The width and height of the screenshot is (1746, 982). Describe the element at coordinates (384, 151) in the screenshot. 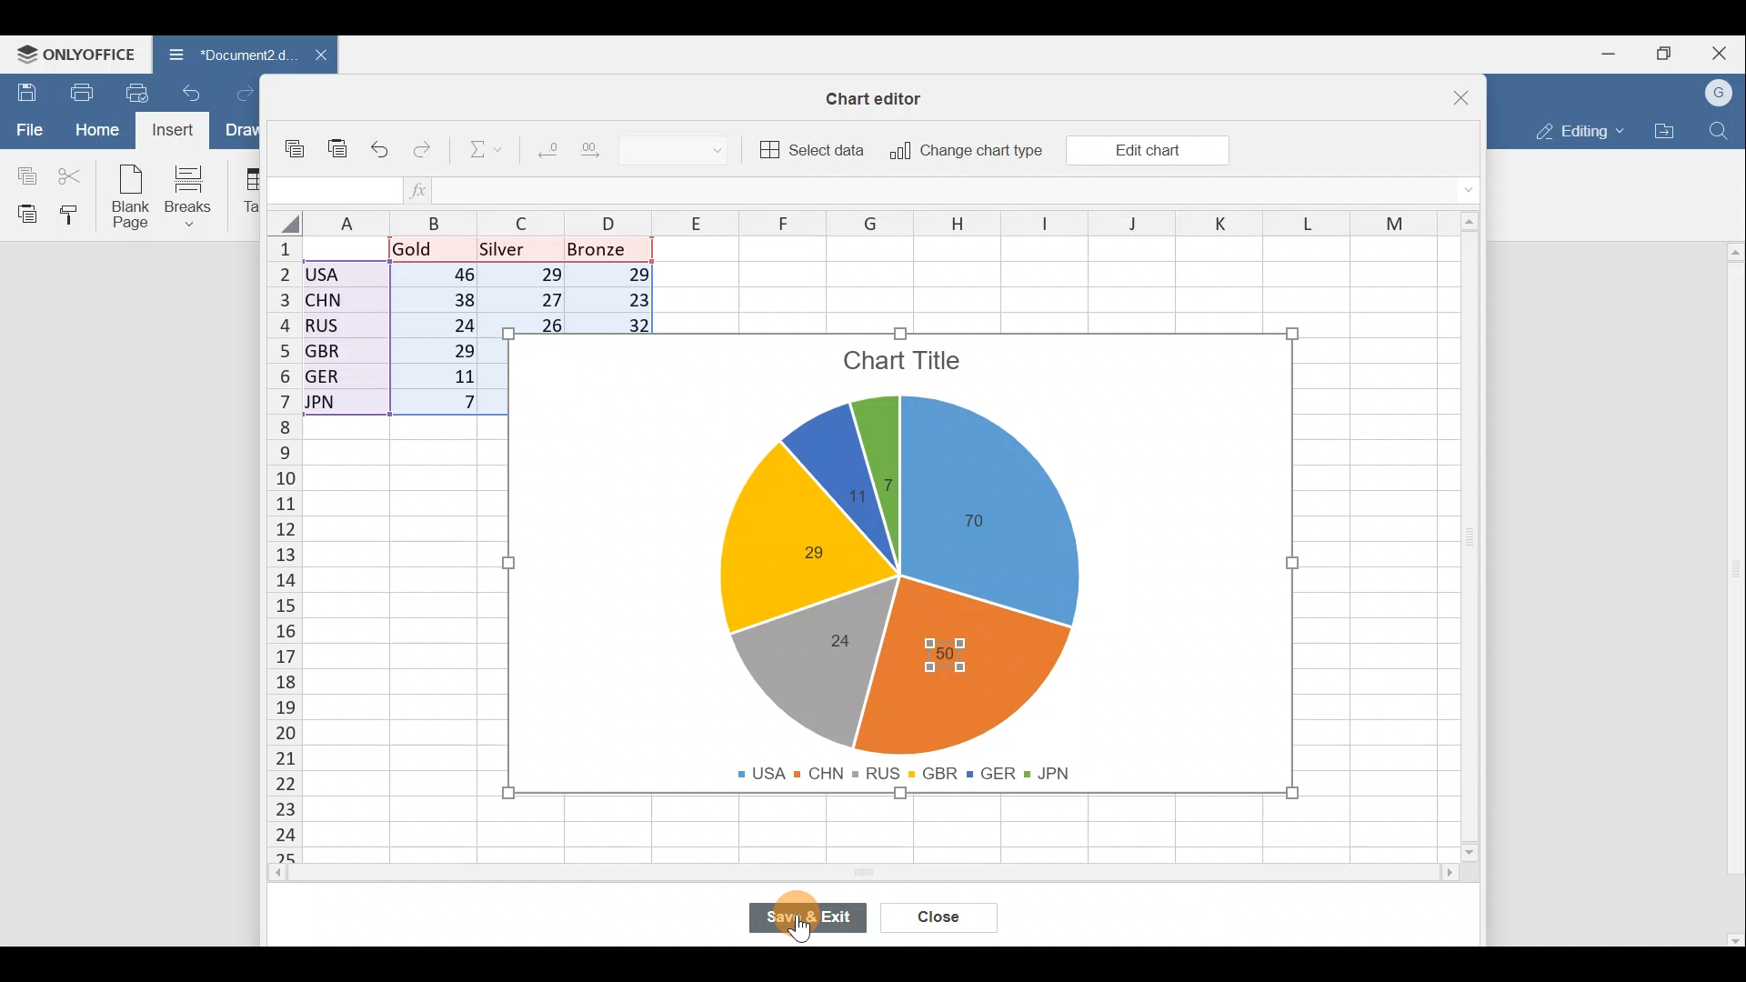

I see `Undo` at that location.